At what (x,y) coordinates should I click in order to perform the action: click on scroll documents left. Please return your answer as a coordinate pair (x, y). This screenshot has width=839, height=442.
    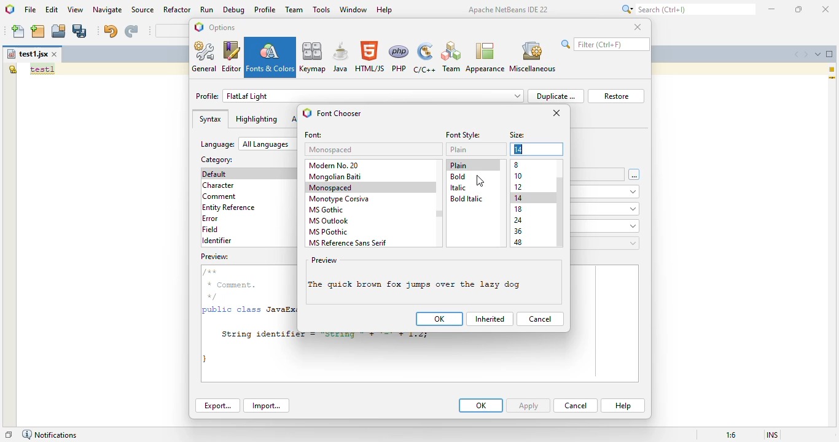
    Looking at the image, I should click on (795, 53).